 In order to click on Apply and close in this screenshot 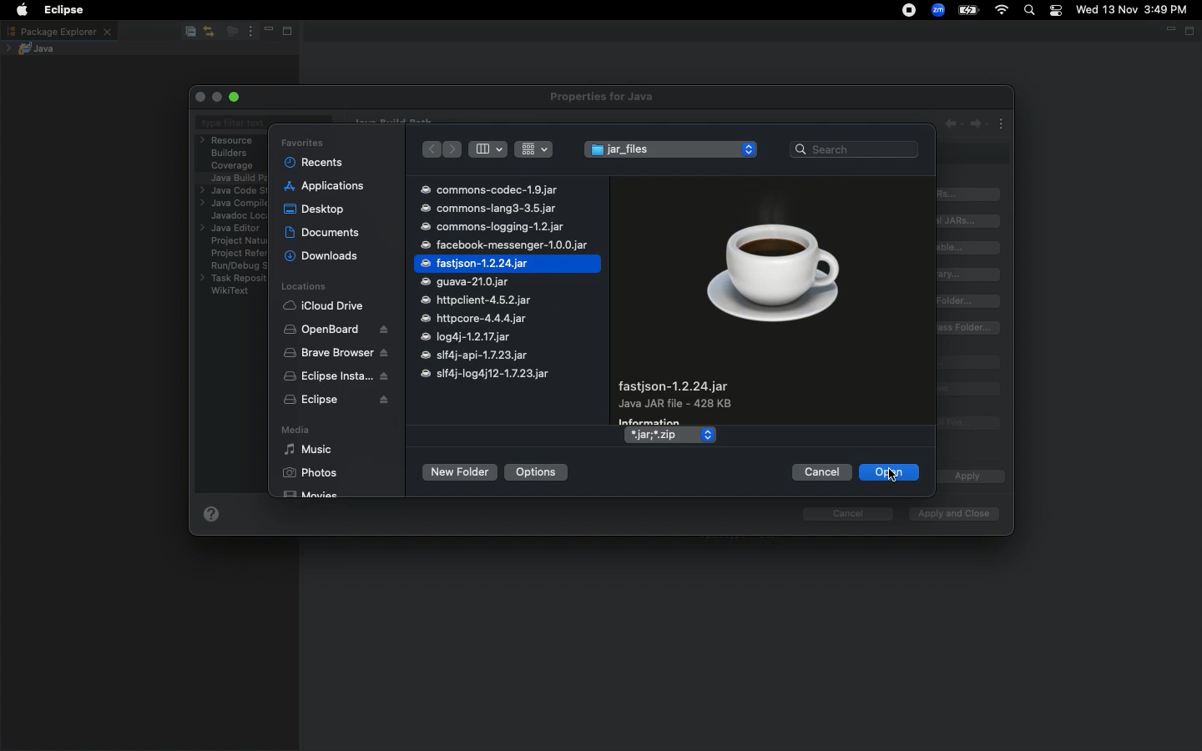, I will do `click(950, 514)`.